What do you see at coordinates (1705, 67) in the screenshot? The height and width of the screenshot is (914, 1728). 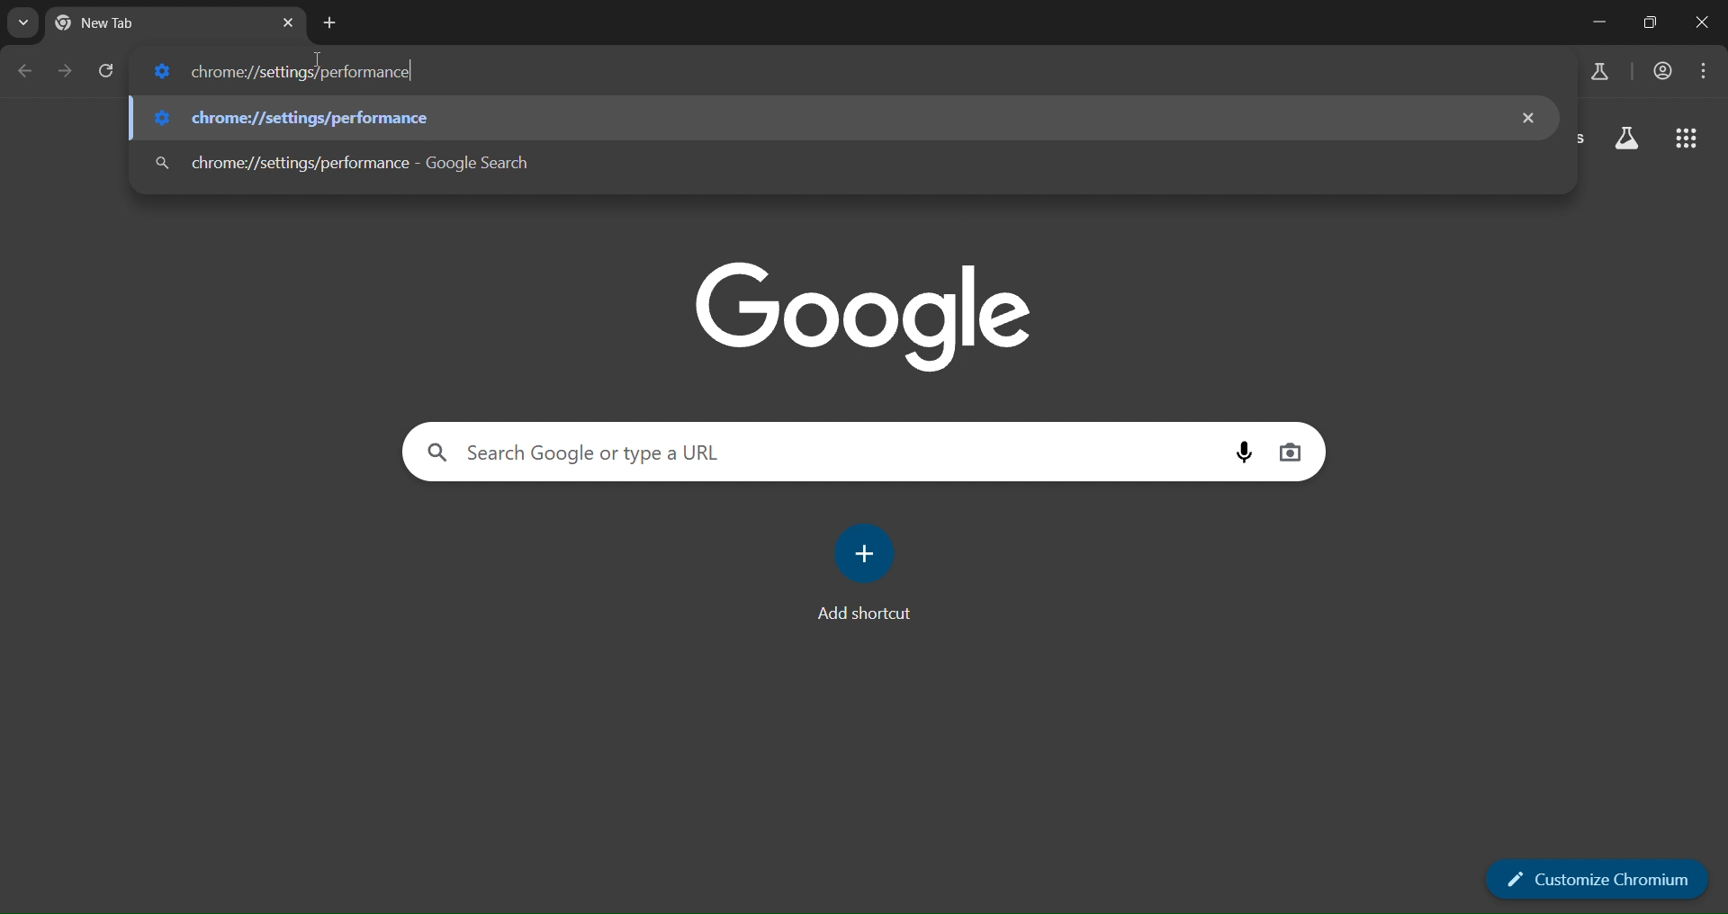 I see `menu` at bounding box center [1705, 67].